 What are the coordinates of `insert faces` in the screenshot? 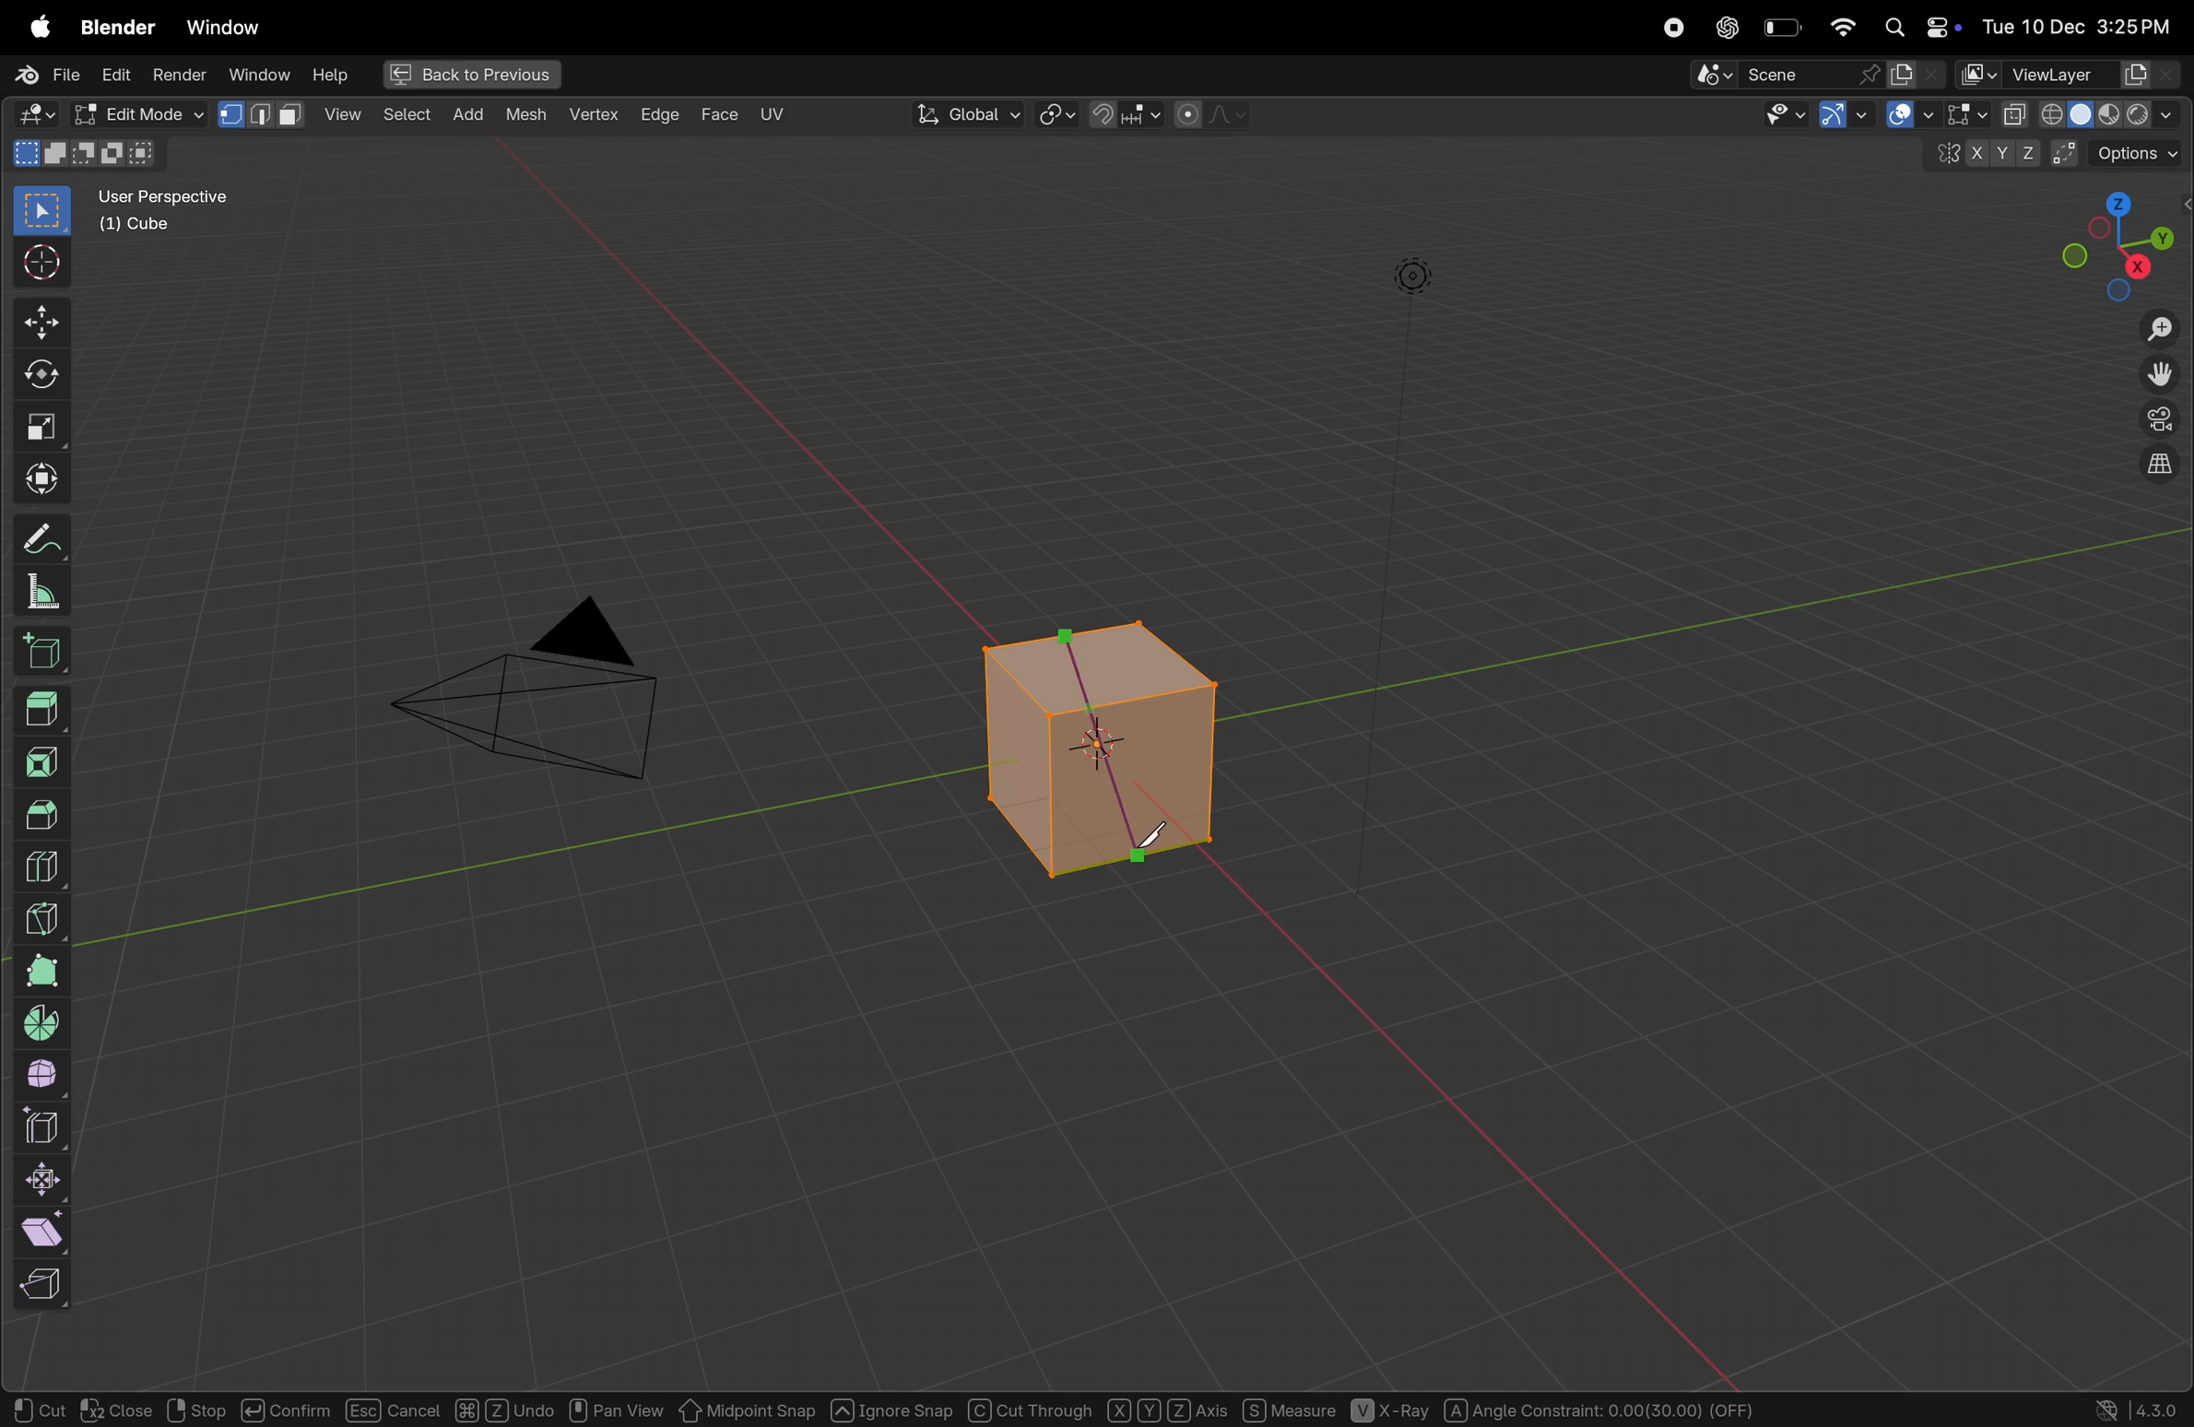 It's located at (46, 760).